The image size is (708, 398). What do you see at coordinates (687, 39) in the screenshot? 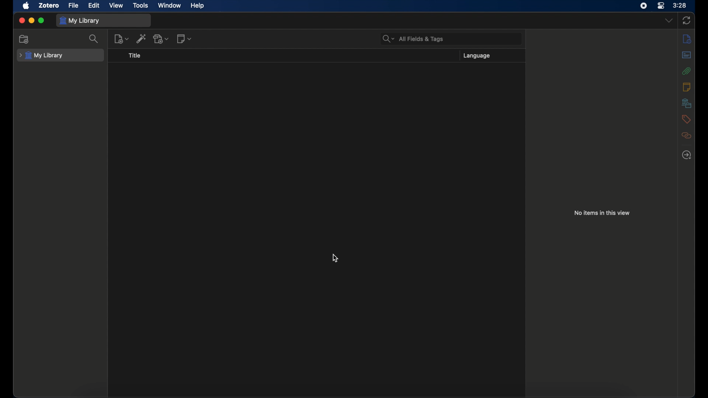
I see `info` at bounding box center [687, 39].